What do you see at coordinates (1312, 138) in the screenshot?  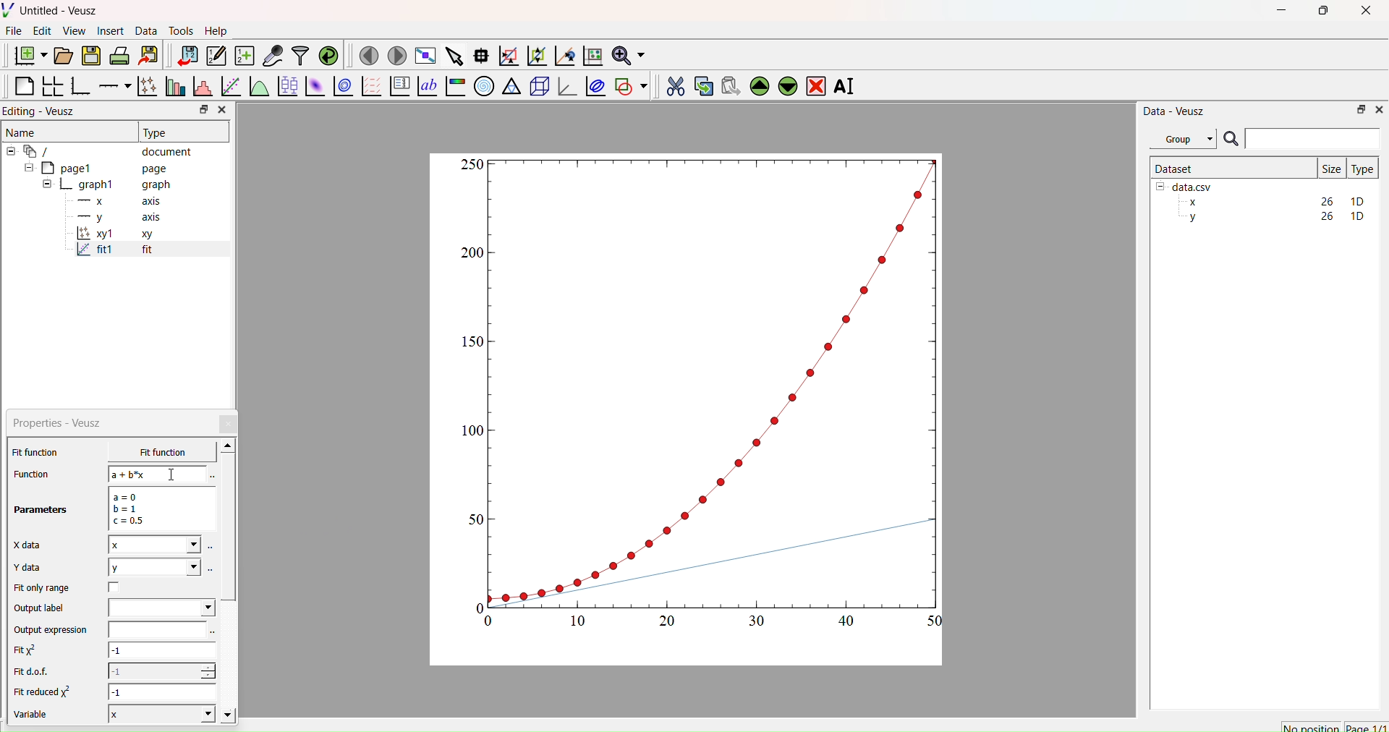 I see `Input` at bounding box center [1312, 138].